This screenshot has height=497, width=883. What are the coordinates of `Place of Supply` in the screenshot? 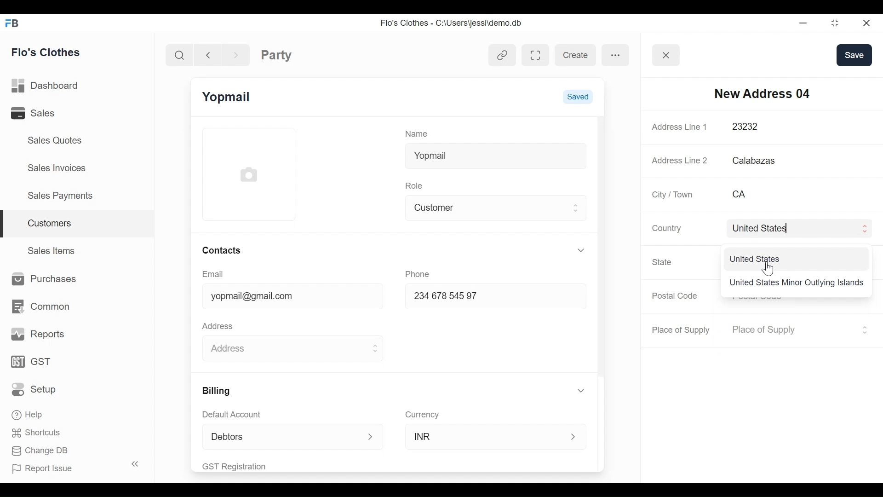 It's located at (791, 330).